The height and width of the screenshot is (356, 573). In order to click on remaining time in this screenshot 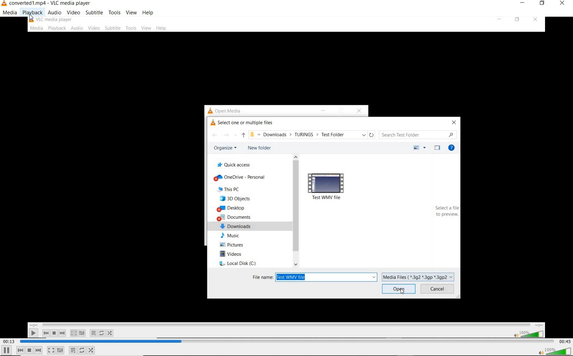, I will do `click(564, 342)`.